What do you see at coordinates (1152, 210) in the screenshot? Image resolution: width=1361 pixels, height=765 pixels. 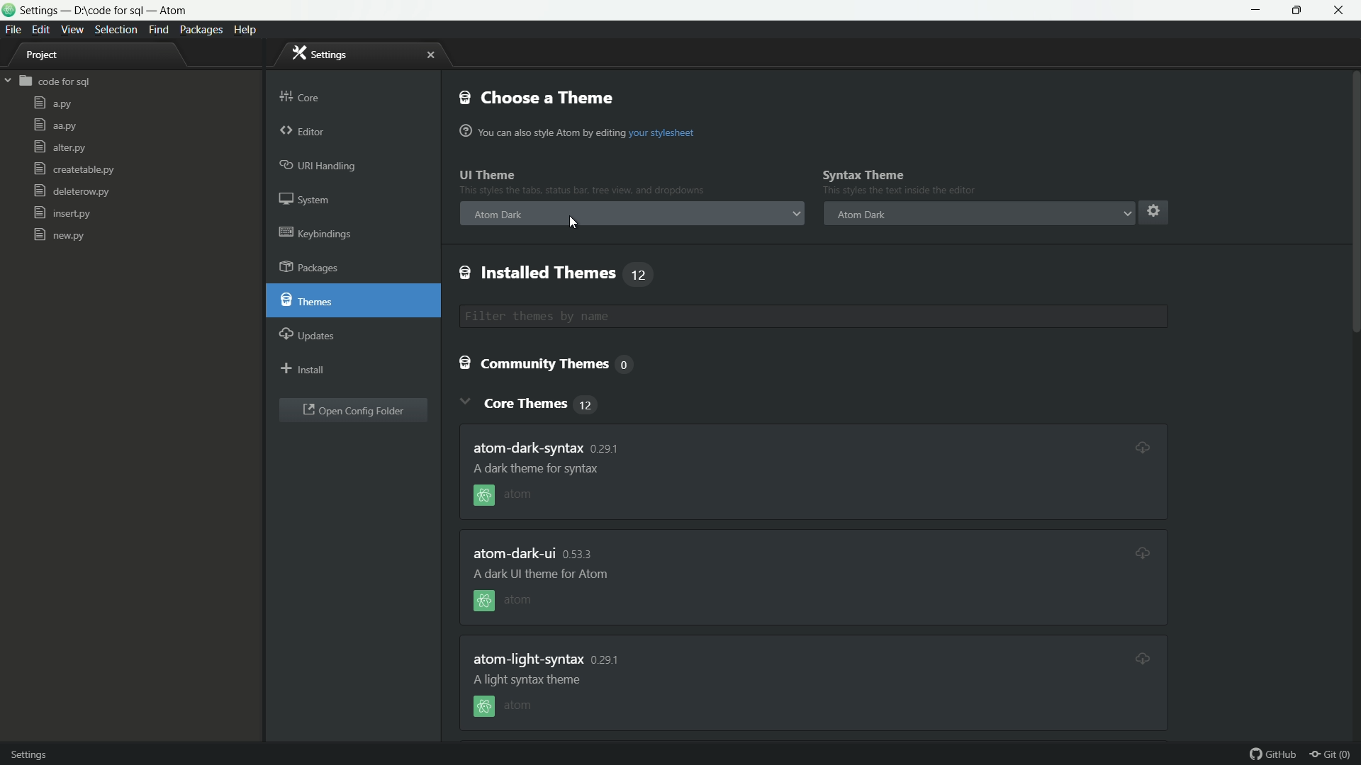 I see `settings` at bounding box center [1152, 210].